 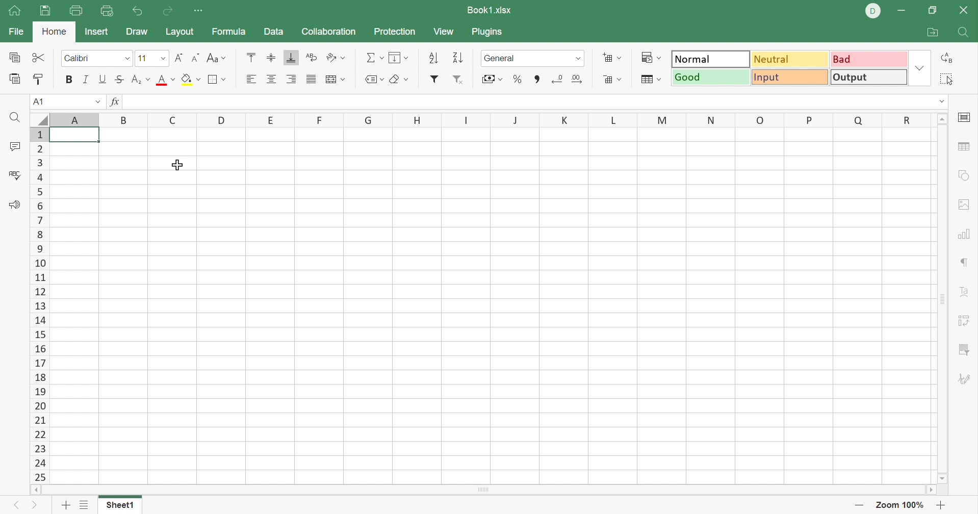 I want to click on Draw, so click(x=136, y=32).